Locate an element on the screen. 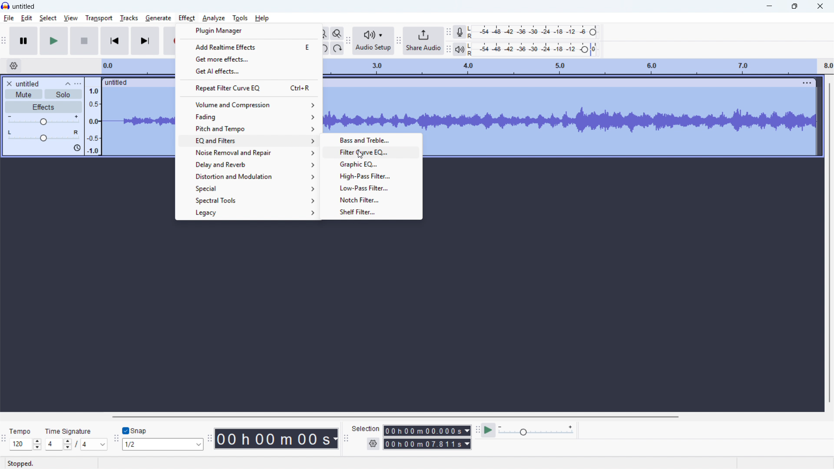 This screenshot has height=469, width=834. sync lock is located at coordinates (76, 148).